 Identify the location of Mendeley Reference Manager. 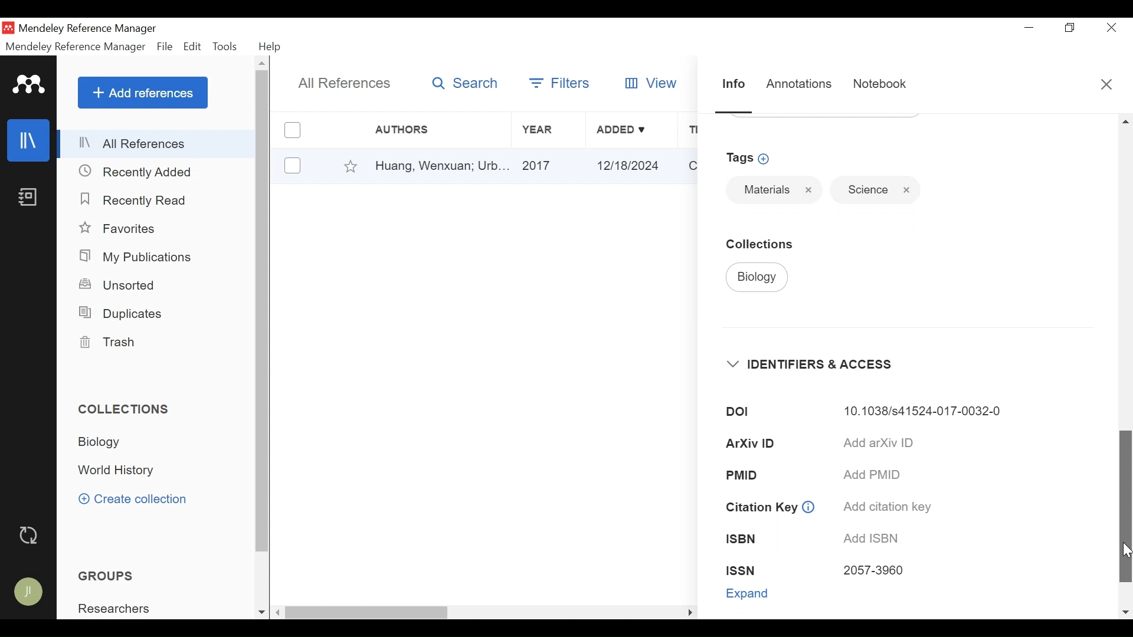
(91, 29).